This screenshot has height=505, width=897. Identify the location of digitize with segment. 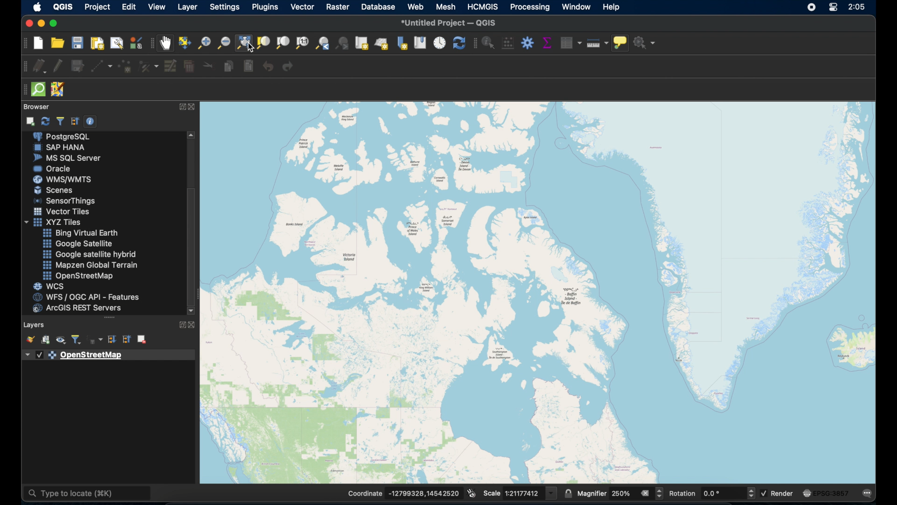
(100, 67).